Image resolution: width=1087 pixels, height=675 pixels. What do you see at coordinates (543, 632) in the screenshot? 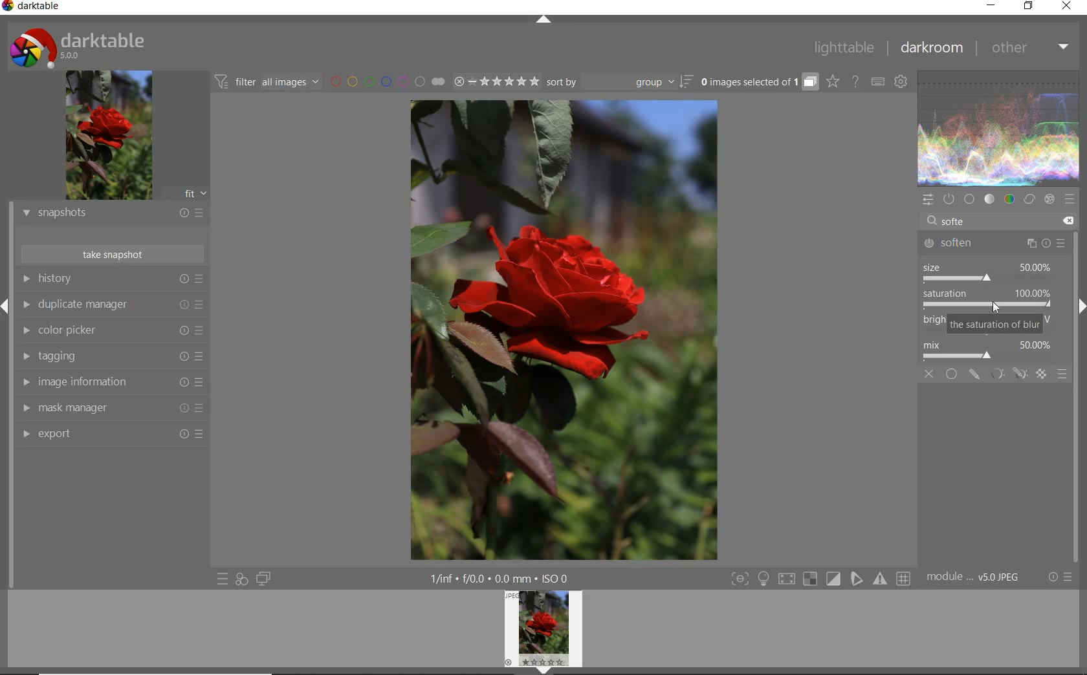
I see `image preview` at bounding box center [543, 632].